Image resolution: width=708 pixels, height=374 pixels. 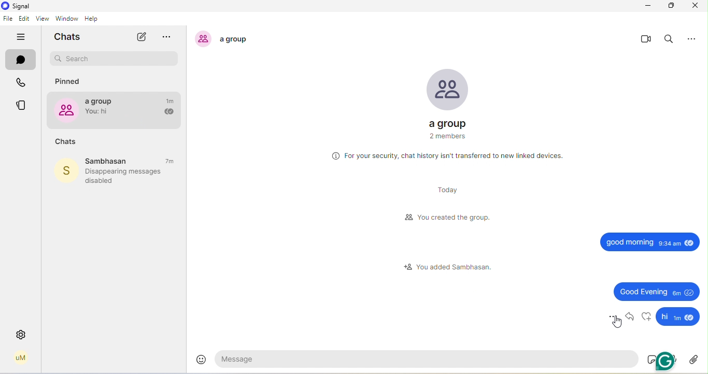 What do you see at coordinates (17, 6) in the screenshot?
I see `signal` at bounding box center [17, 6].